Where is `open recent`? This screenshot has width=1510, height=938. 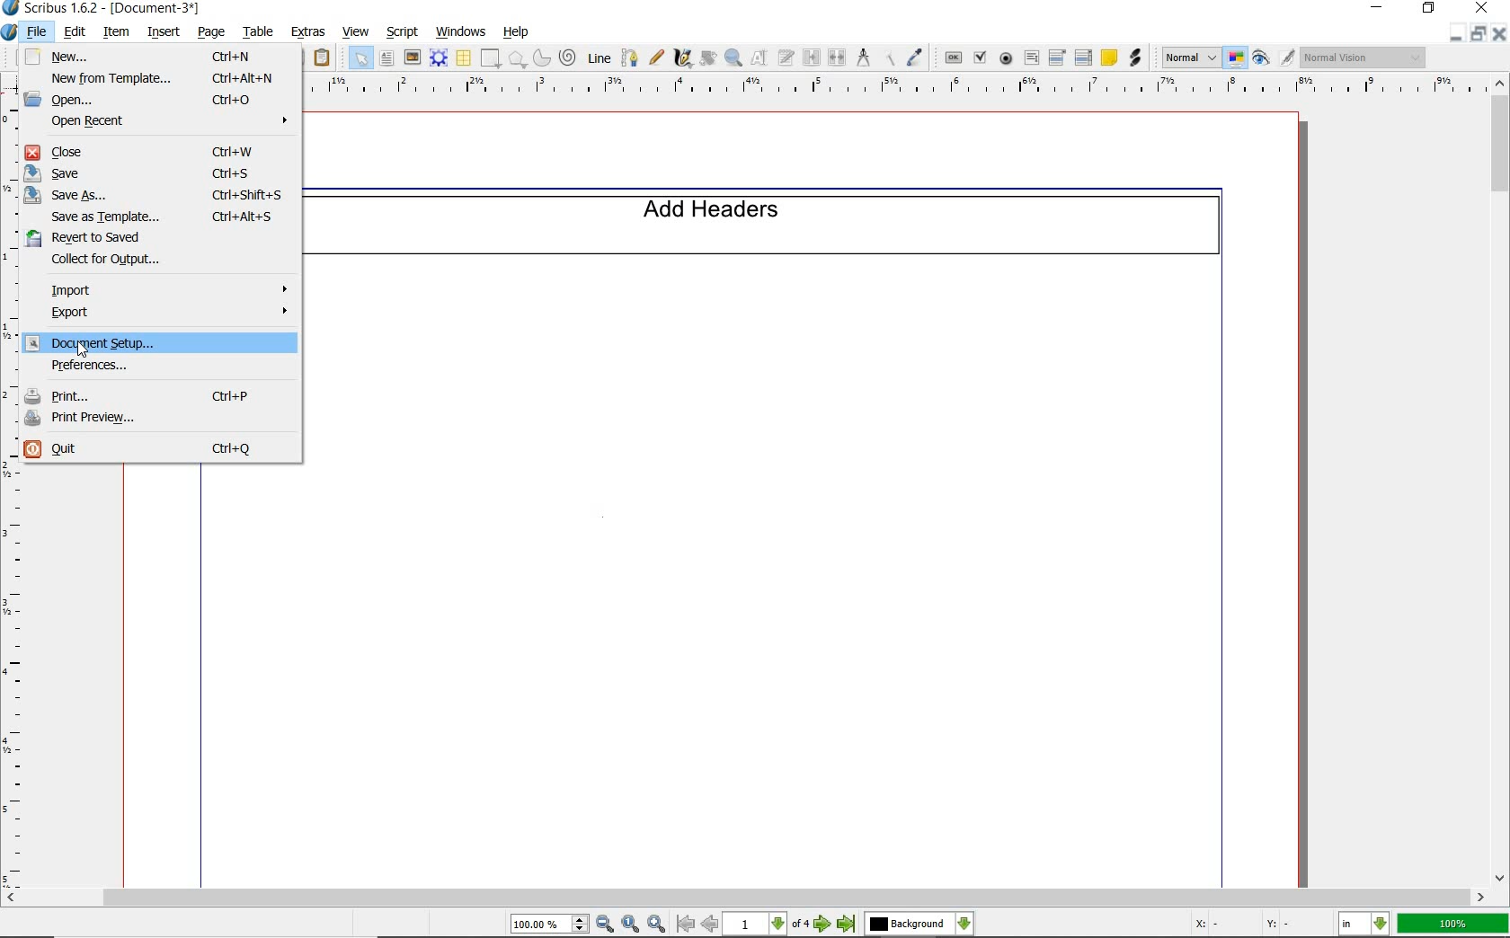
open recent is located at coordinates (164, 122).